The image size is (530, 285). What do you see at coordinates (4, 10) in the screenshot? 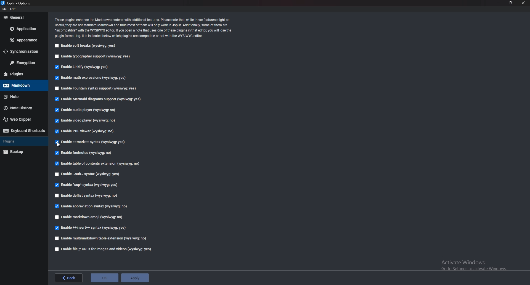
I see `file` at bounding box center [4, 10].